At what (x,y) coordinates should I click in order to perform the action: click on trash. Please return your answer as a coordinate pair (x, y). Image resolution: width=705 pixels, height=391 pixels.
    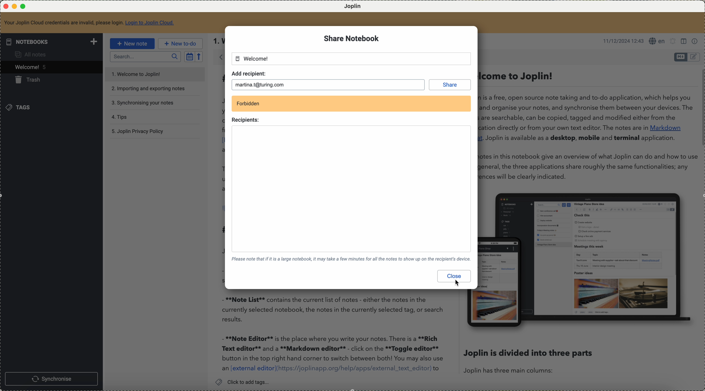
    Looking at the image, I should click on (31, 81).